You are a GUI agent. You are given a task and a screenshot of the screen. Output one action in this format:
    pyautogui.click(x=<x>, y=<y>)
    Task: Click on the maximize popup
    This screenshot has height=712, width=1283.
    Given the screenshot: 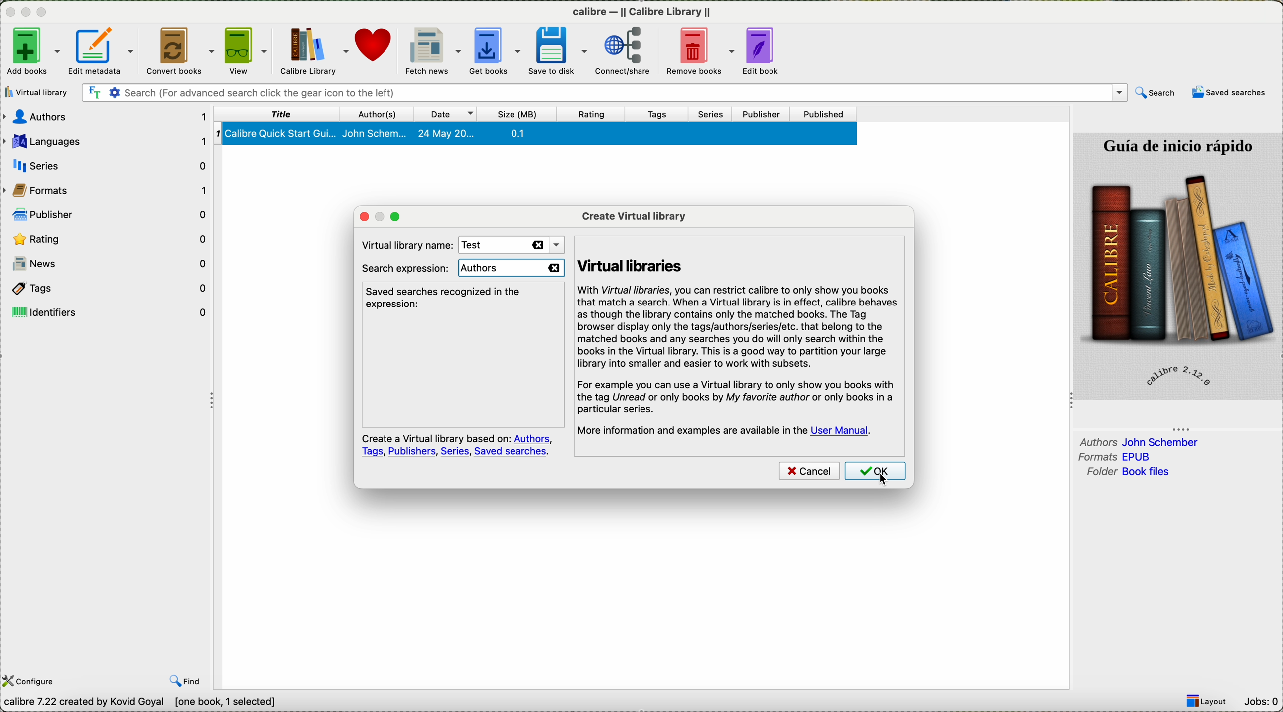 What is the action you would take?
    pyautogui.click(x=400, y=216)
    